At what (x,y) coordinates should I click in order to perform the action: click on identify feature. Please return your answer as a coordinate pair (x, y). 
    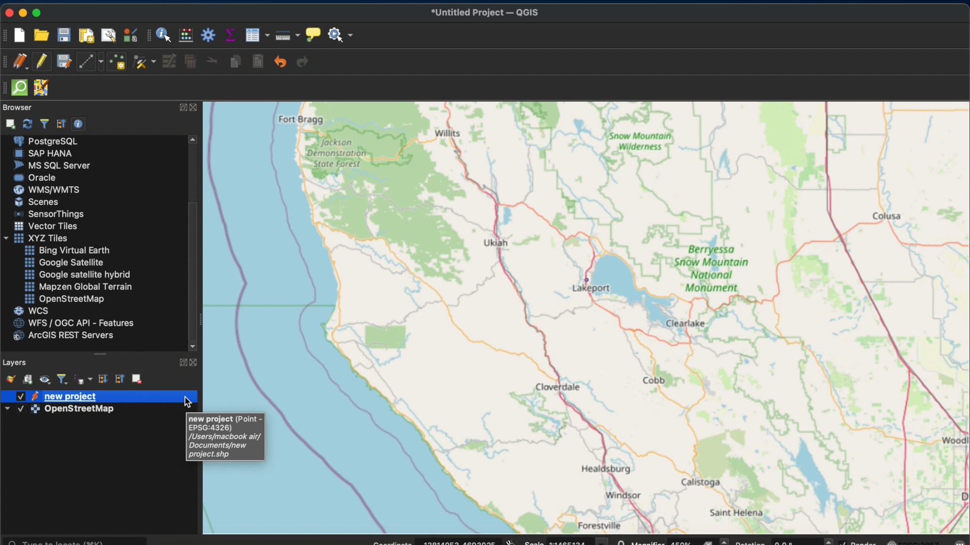
    Looking at the image, I should click on (165, 35).